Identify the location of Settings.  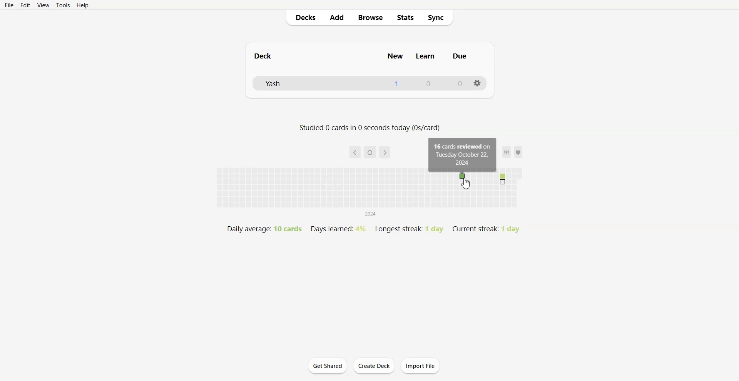
(478, 83).